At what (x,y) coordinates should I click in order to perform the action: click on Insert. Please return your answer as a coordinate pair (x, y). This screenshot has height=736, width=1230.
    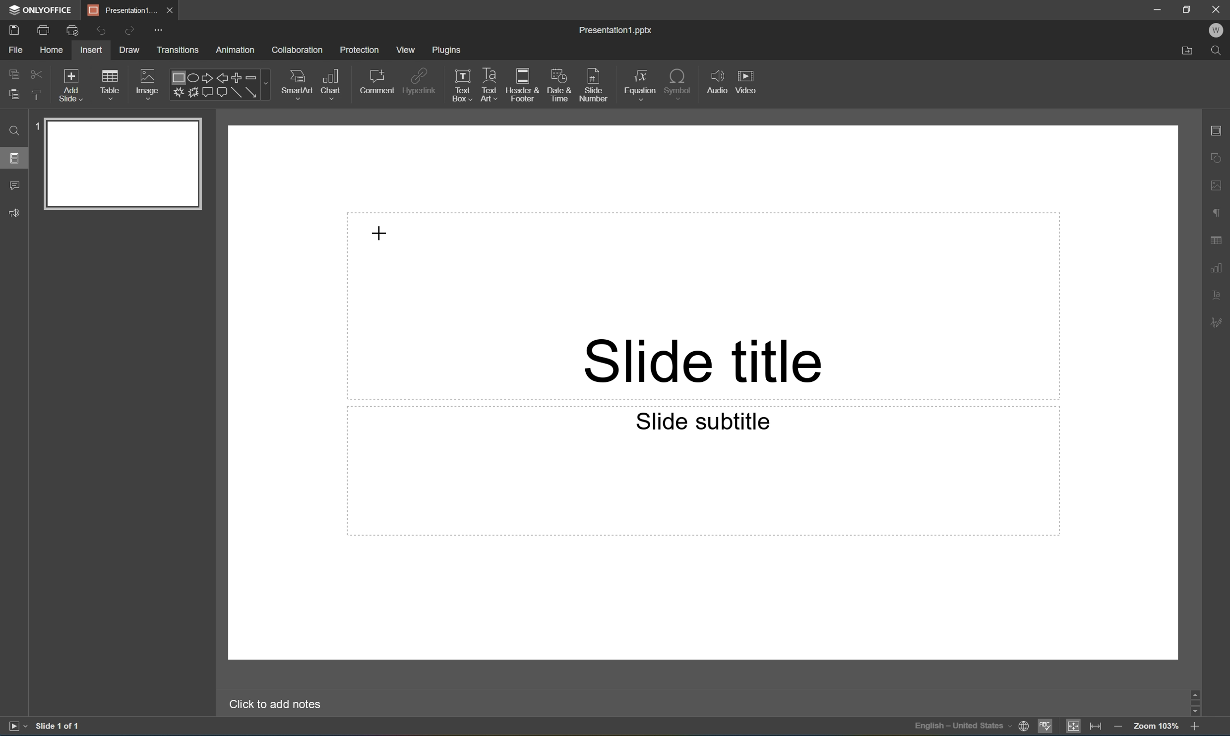
    Looking at the image, I should click on (91, 50).